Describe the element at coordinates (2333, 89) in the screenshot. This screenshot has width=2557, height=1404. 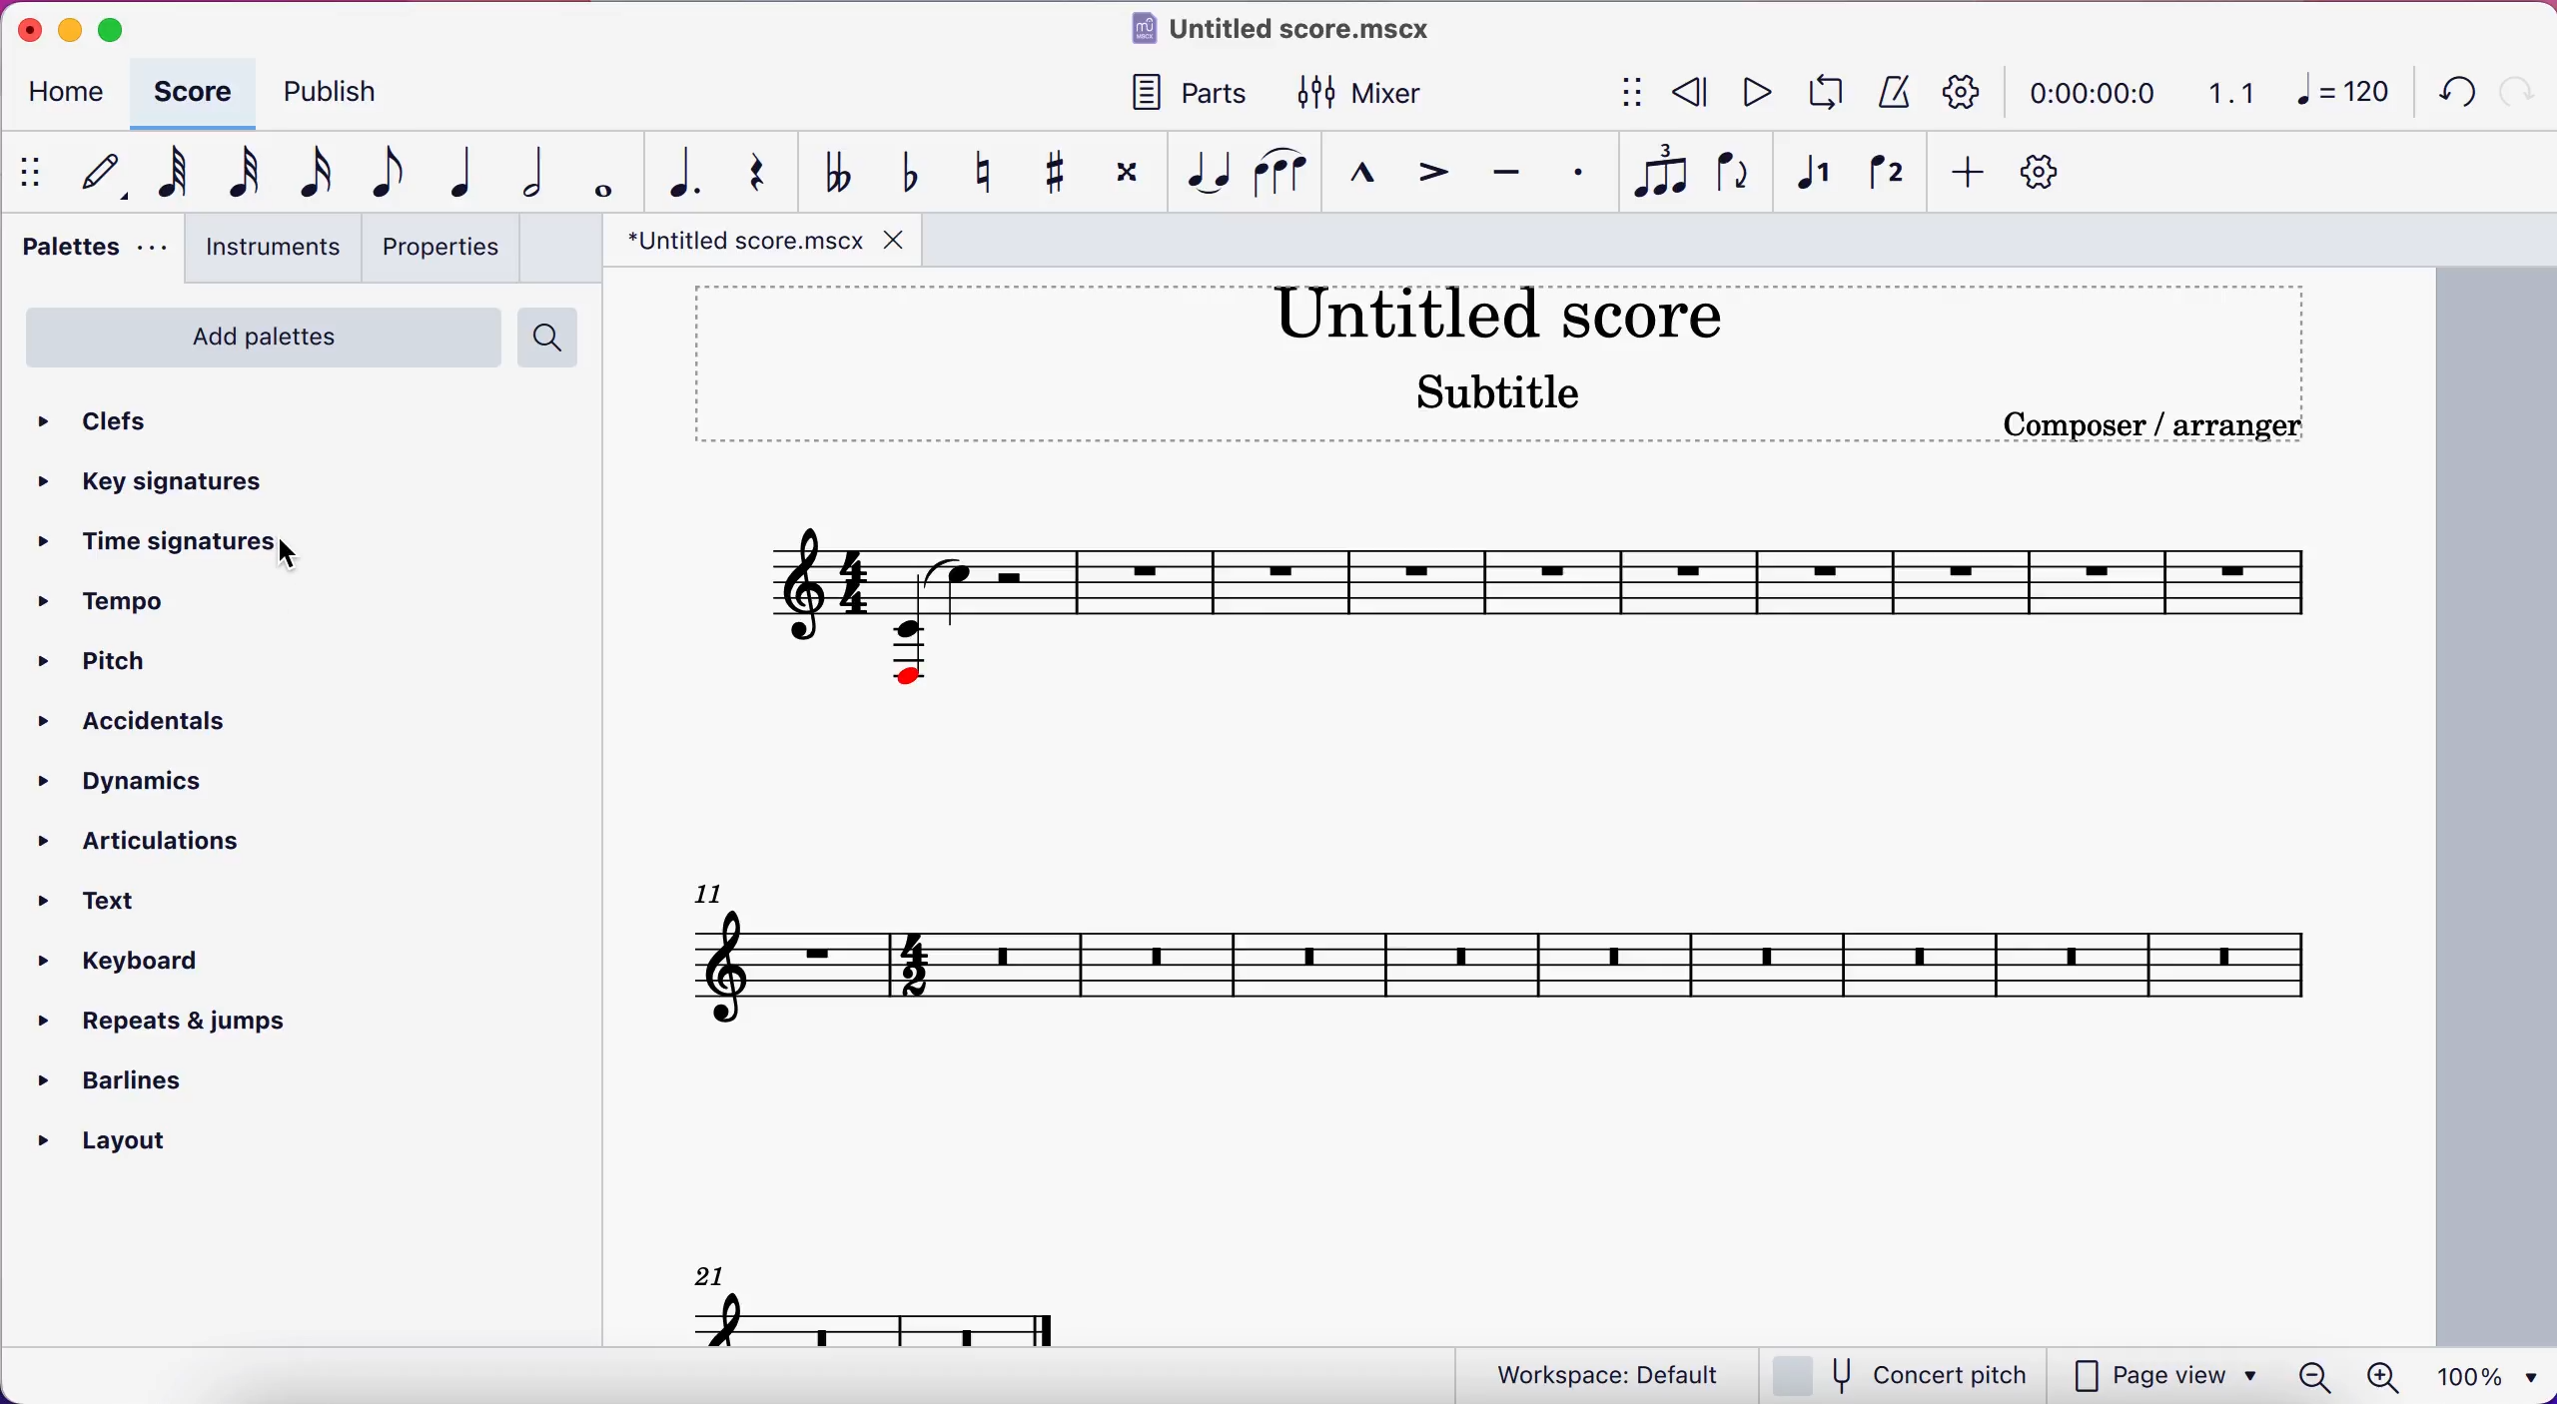
I see `120` at that location.